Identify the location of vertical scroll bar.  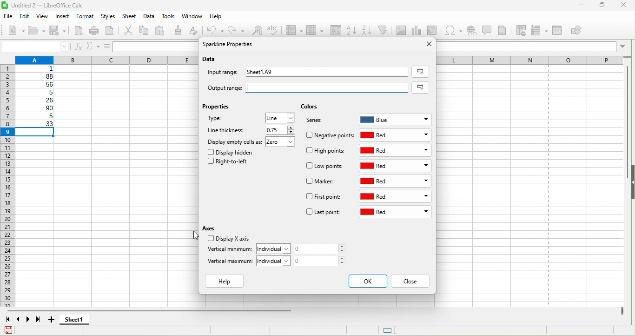
(626, 122).